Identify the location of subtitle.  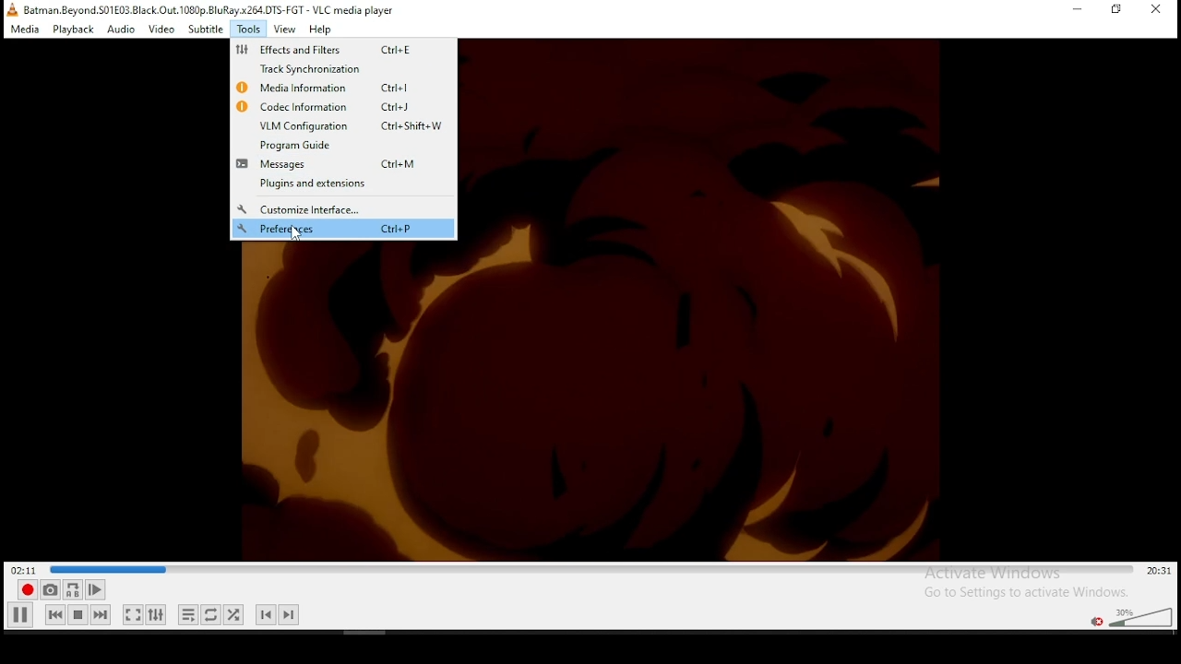
(204, 30).